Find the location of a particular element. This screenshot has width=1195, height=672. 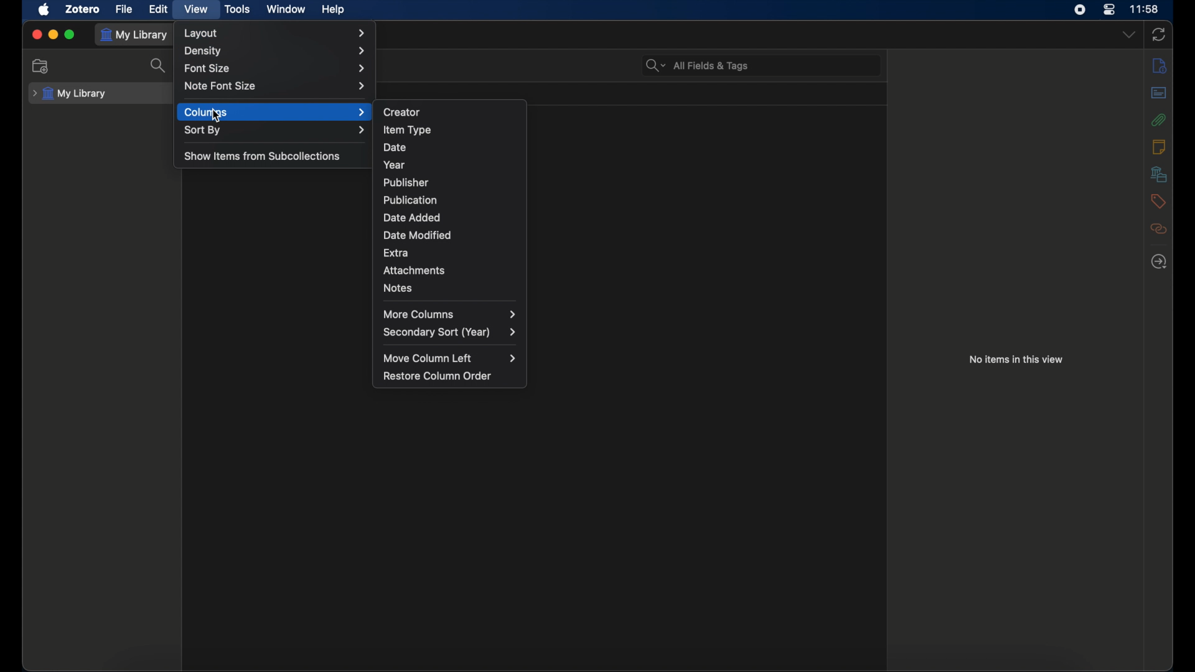

notes is located at coordinates (1158, 146).